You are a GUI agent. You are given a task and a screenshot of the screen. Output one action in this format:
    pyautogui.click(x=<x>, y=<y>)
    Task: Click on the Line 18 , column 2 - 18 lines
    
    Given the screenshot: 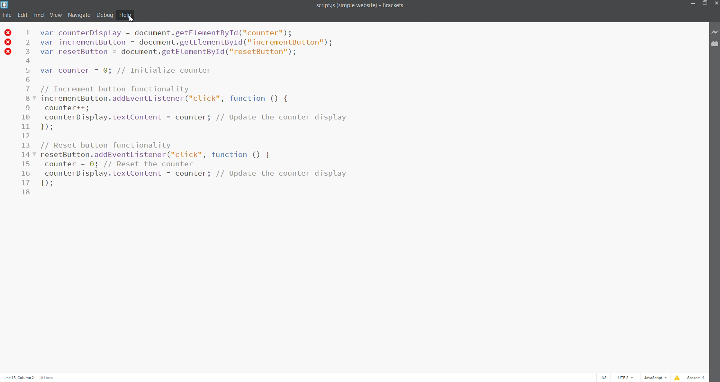 What is the action you would take?
    pyautogui.click(x=30, y=378)
    